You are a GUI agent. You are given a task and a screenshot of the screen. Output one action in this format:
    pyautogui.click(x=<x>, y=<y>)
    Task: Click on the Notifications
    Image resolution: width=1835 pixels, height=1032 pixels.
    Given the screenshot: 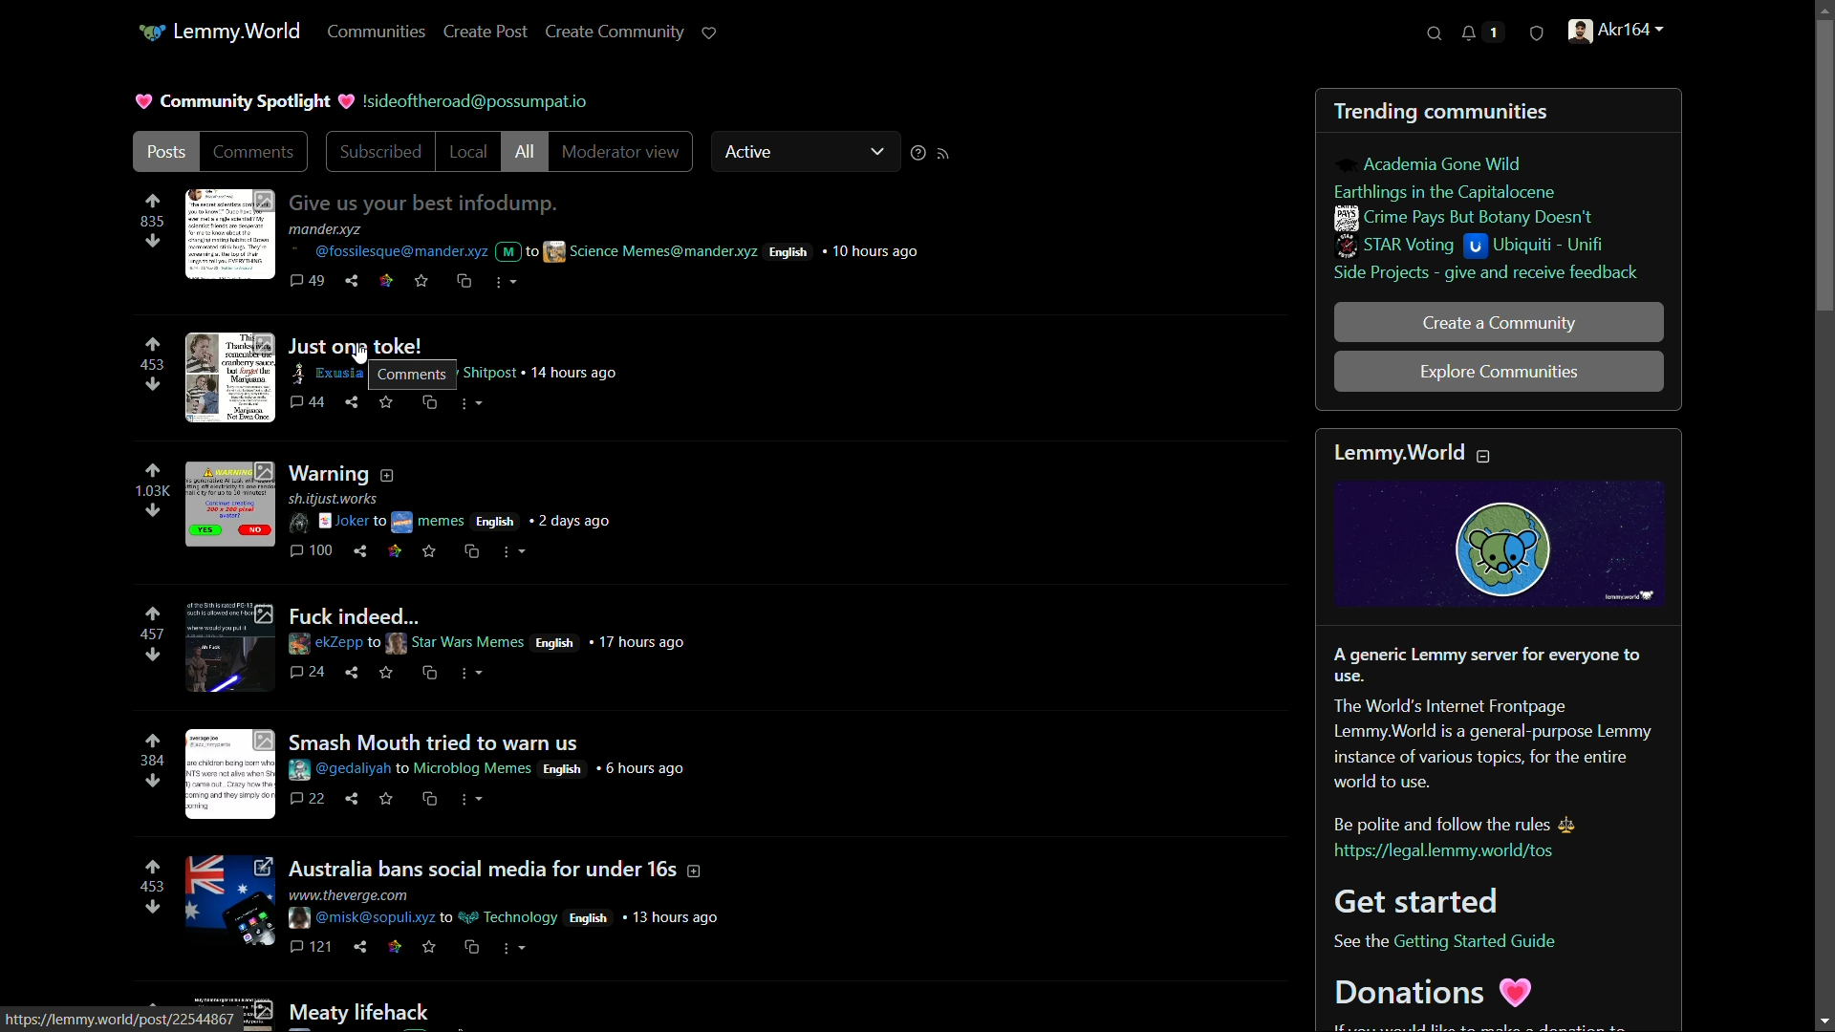 What is the action you would take?
    pyautogui.click(x=1482, y=32)
    